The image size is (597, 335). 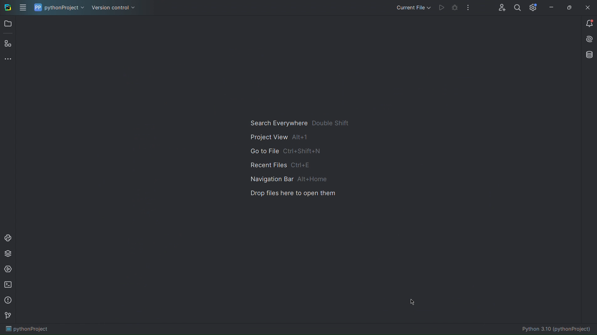 I want to click on Databases, so click(x=587, y=56).